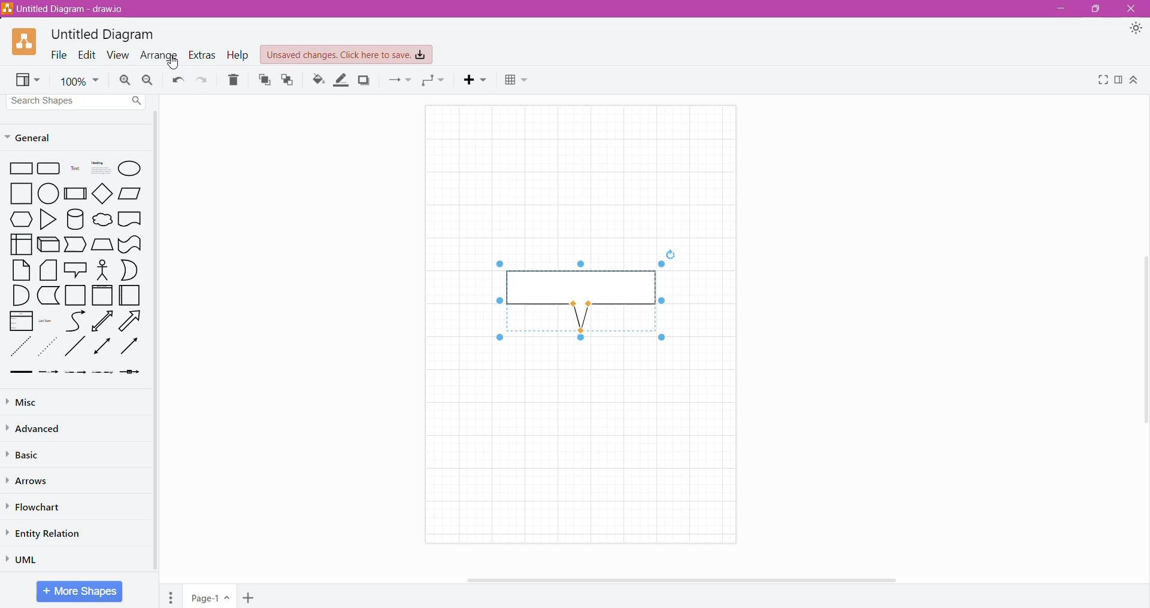 This screenshot has height=608, width=1150. Describe the element at coordinates (47, 296) in the screenshot. I see `L-Shaped Rectangle` at that location.